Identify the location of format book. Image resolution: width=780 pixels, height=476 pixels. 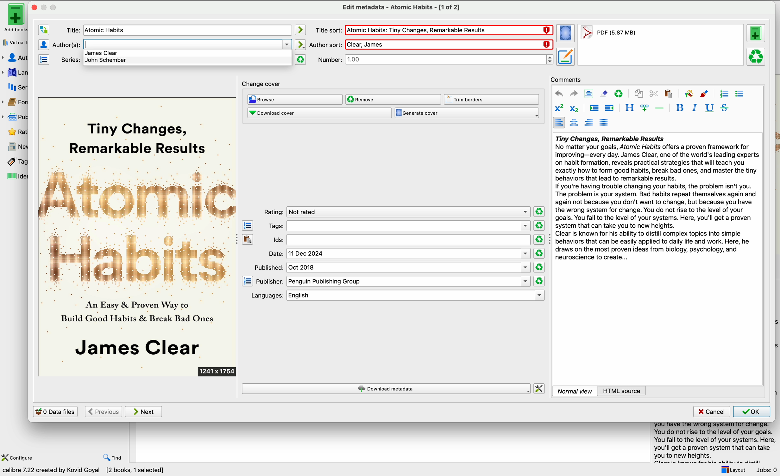
(608, 34).